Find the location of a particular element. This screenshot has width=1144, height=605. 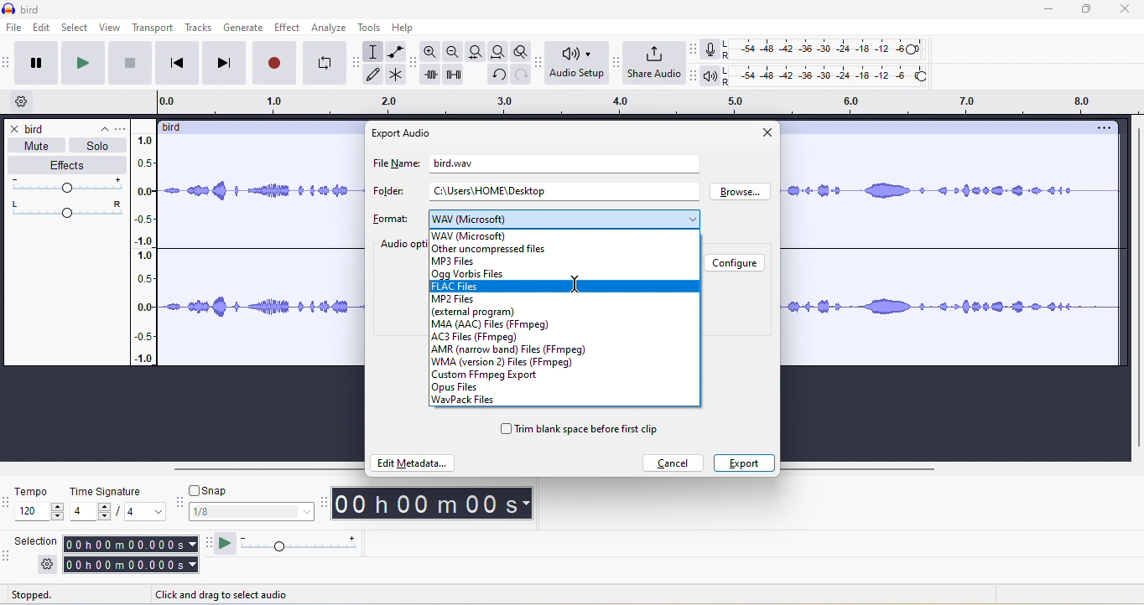

toggle snap is located at coordinates (213, 489).